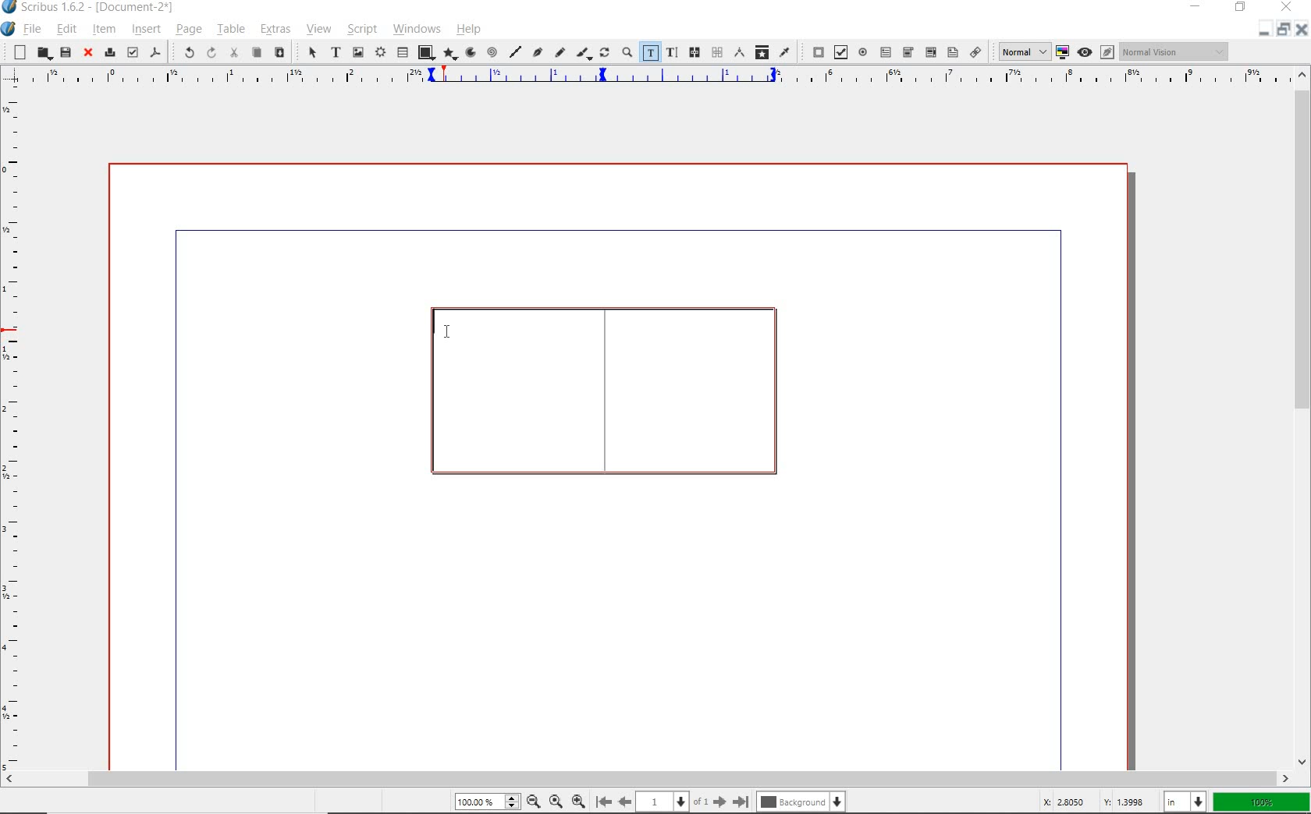  I want to click on pdf check box, so click(838, 51).